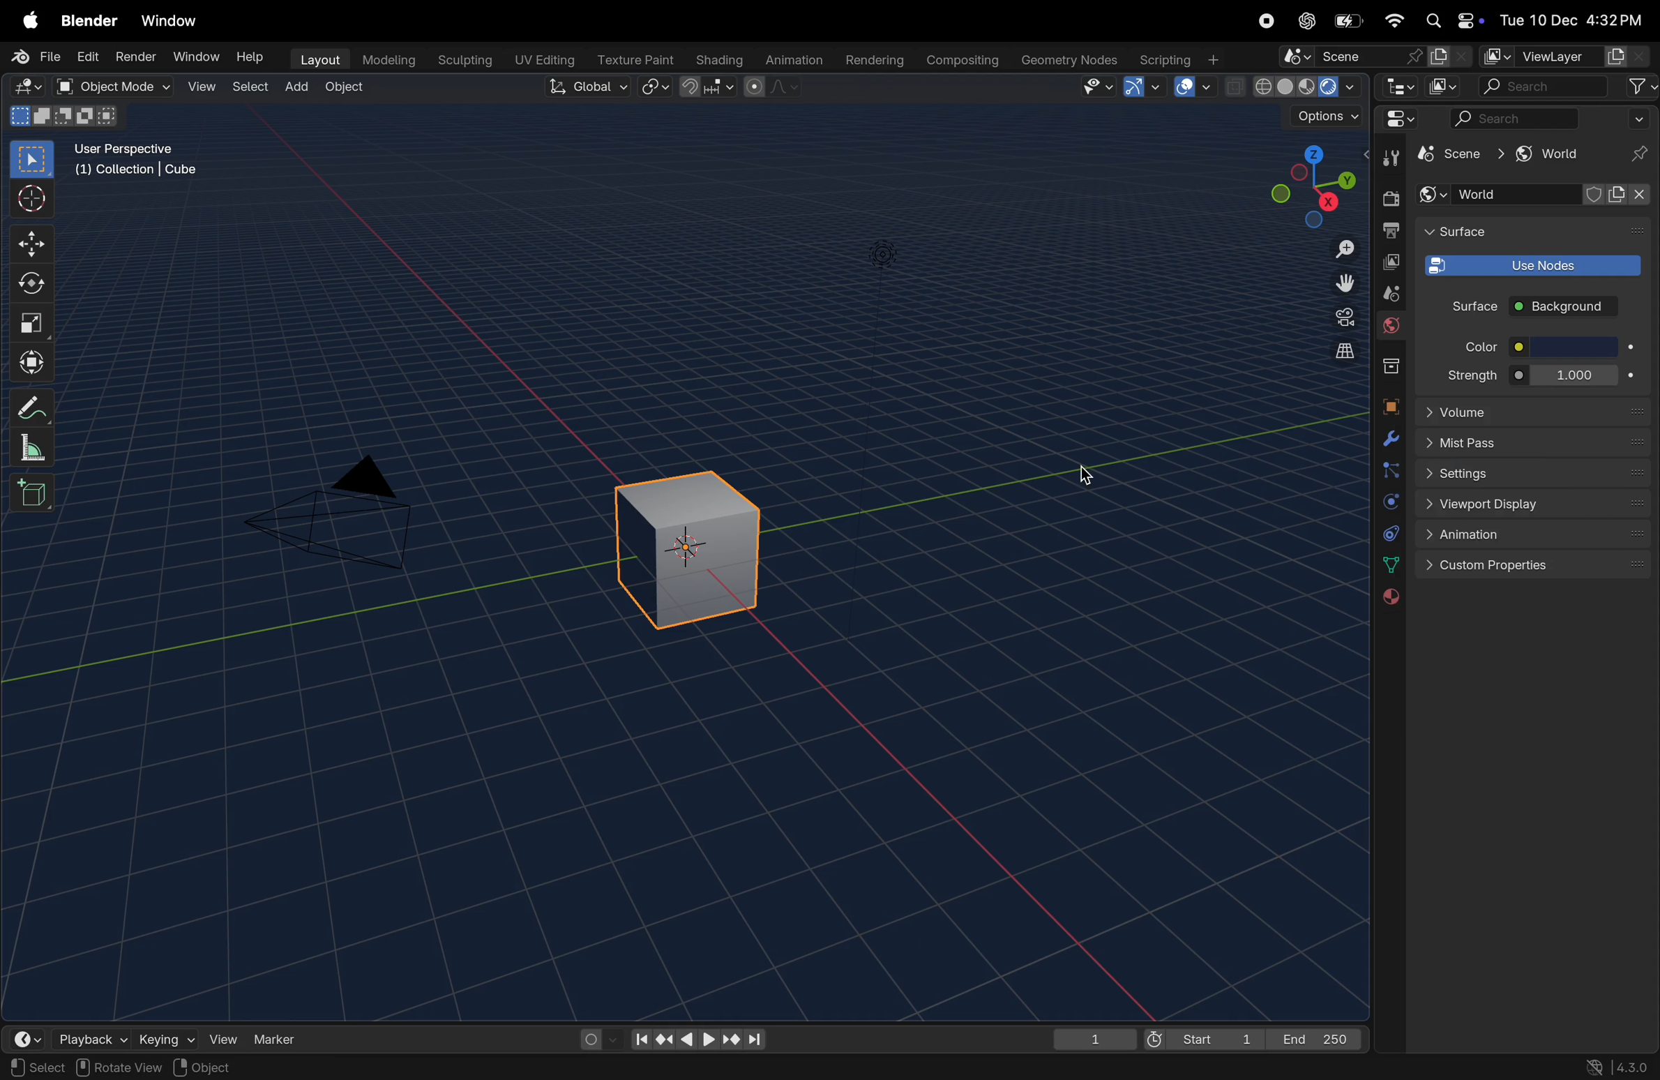 The image size is (1660, 1080). Describe the element at coordinates (1536, 504) in the screenshot. I see `view port display` at that location.